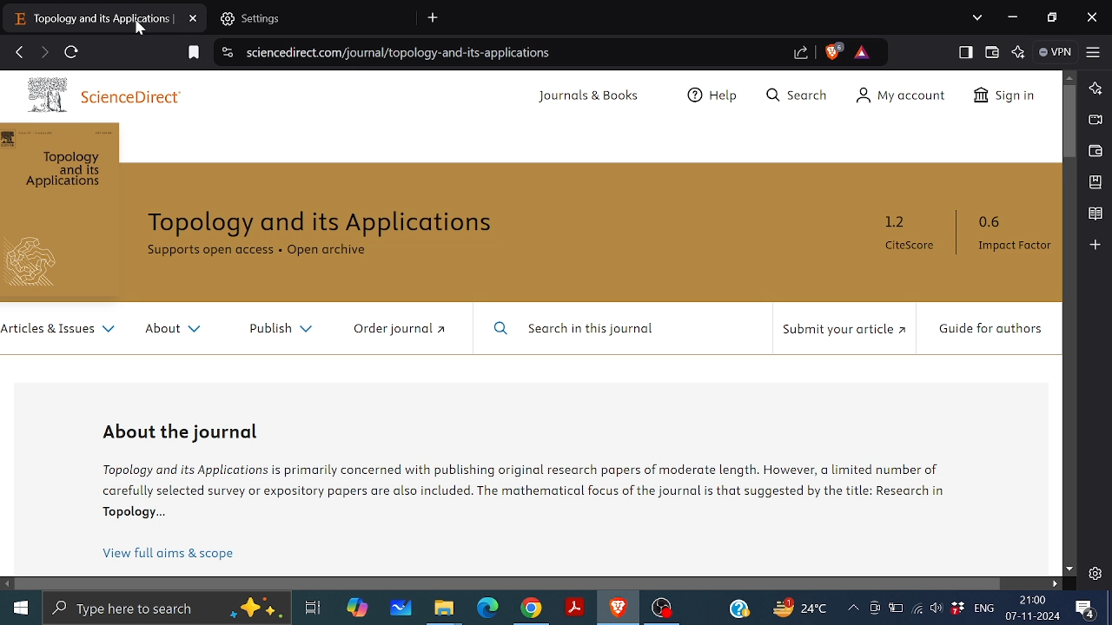 The height and width of the screenshot is (625, 1112). What do you see at coordinates (966, 52) in the screenshot?
I see `Show sidebar` at bounding box center [966, 52].